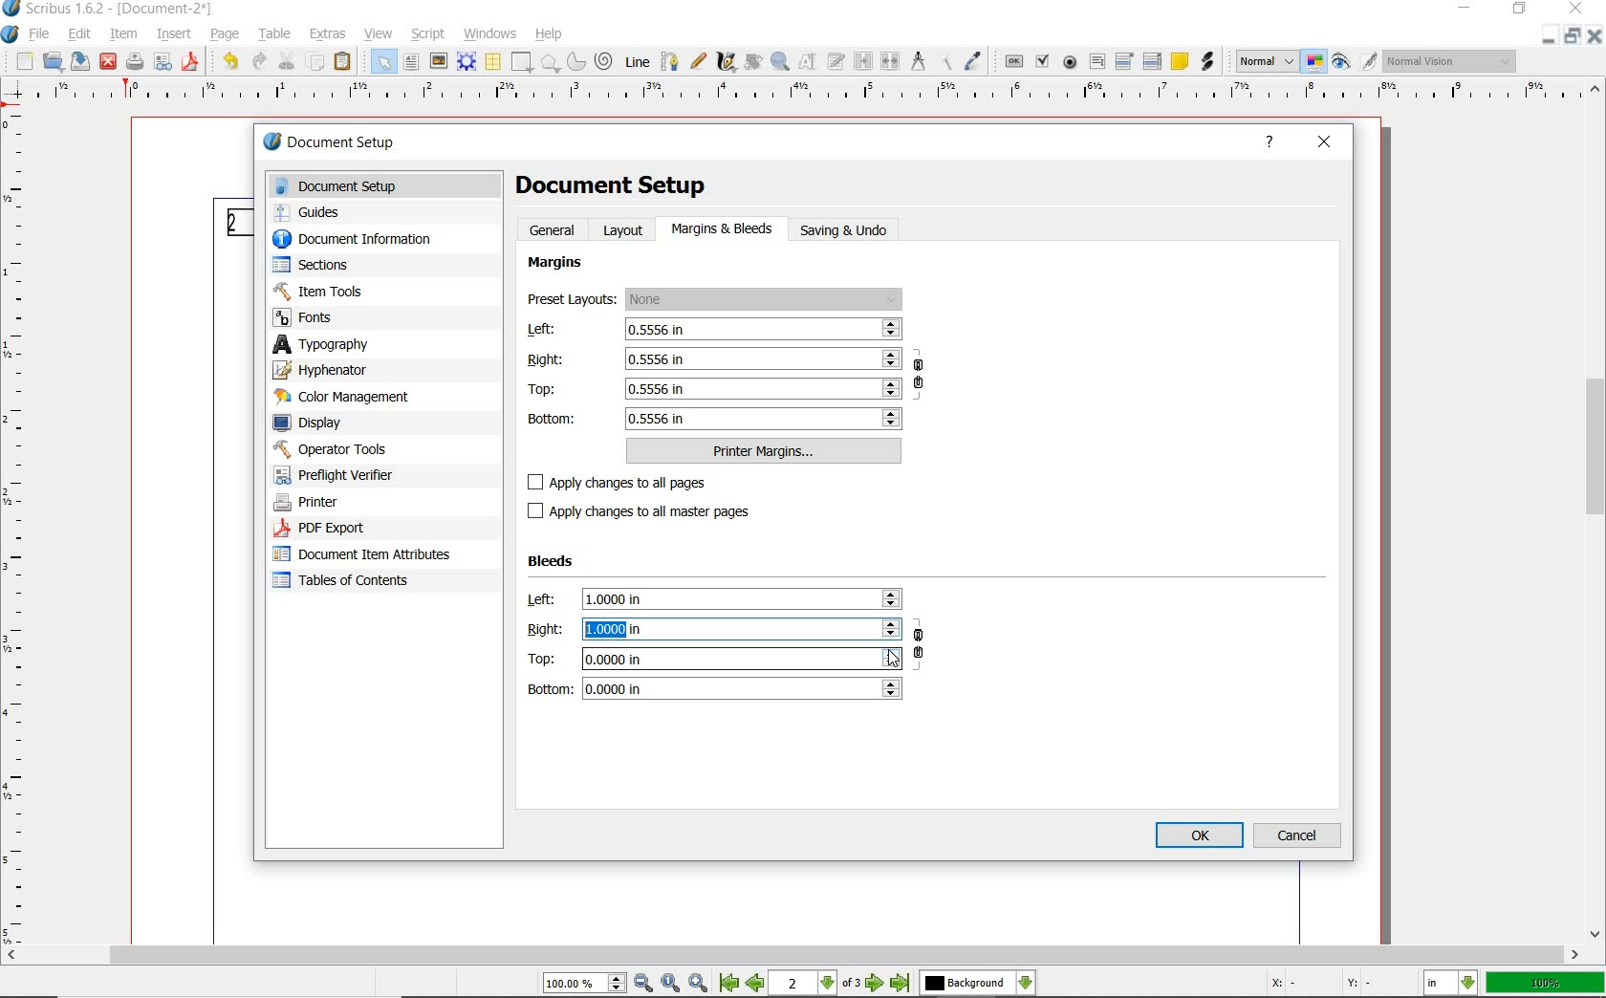  I want to click on copy, so click(315, 63).